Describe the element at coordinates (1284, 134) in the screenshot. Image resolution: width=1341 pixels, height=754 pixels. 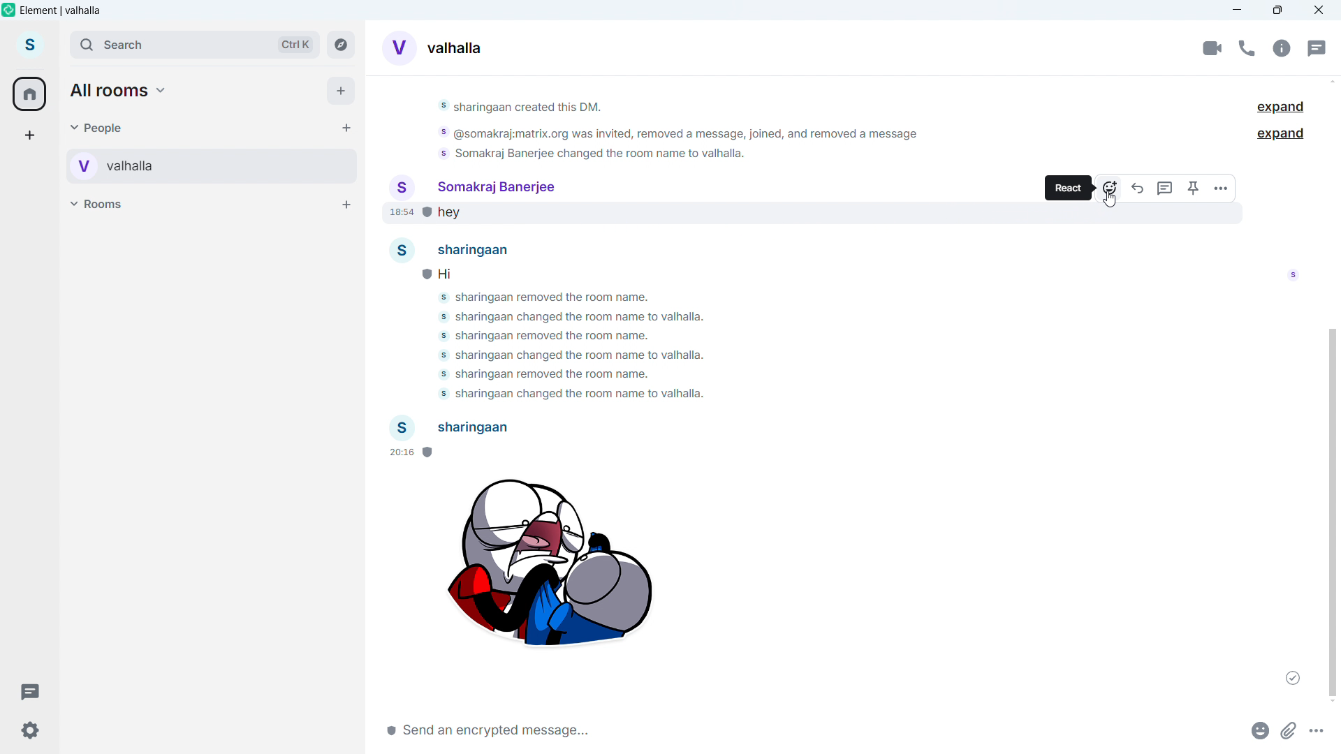
I see `Expand ` at that location.